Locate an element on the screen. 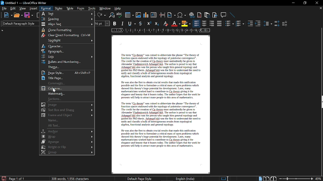 The width and height of the screenshot is (323, 181). Align text is located at coordinates (68, 24).